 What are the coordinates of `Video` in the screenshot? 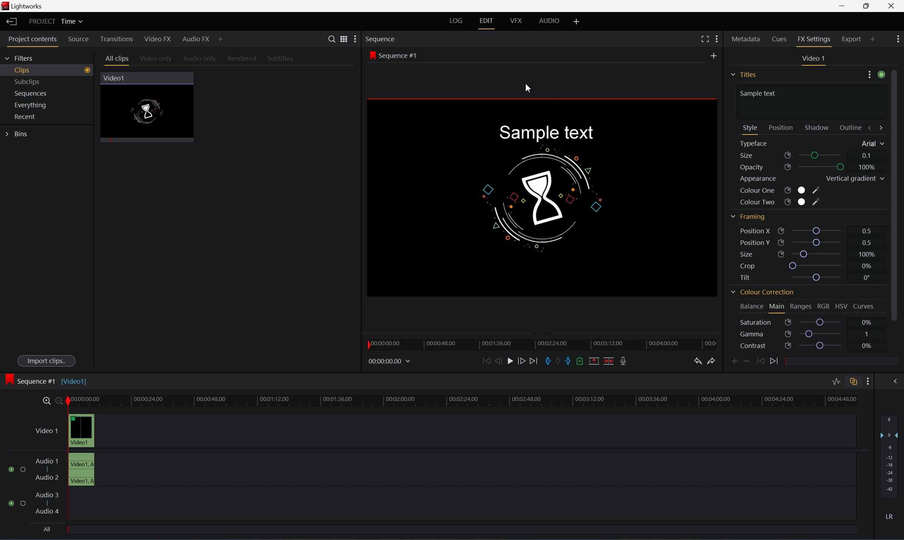 It's located at (152, 112).